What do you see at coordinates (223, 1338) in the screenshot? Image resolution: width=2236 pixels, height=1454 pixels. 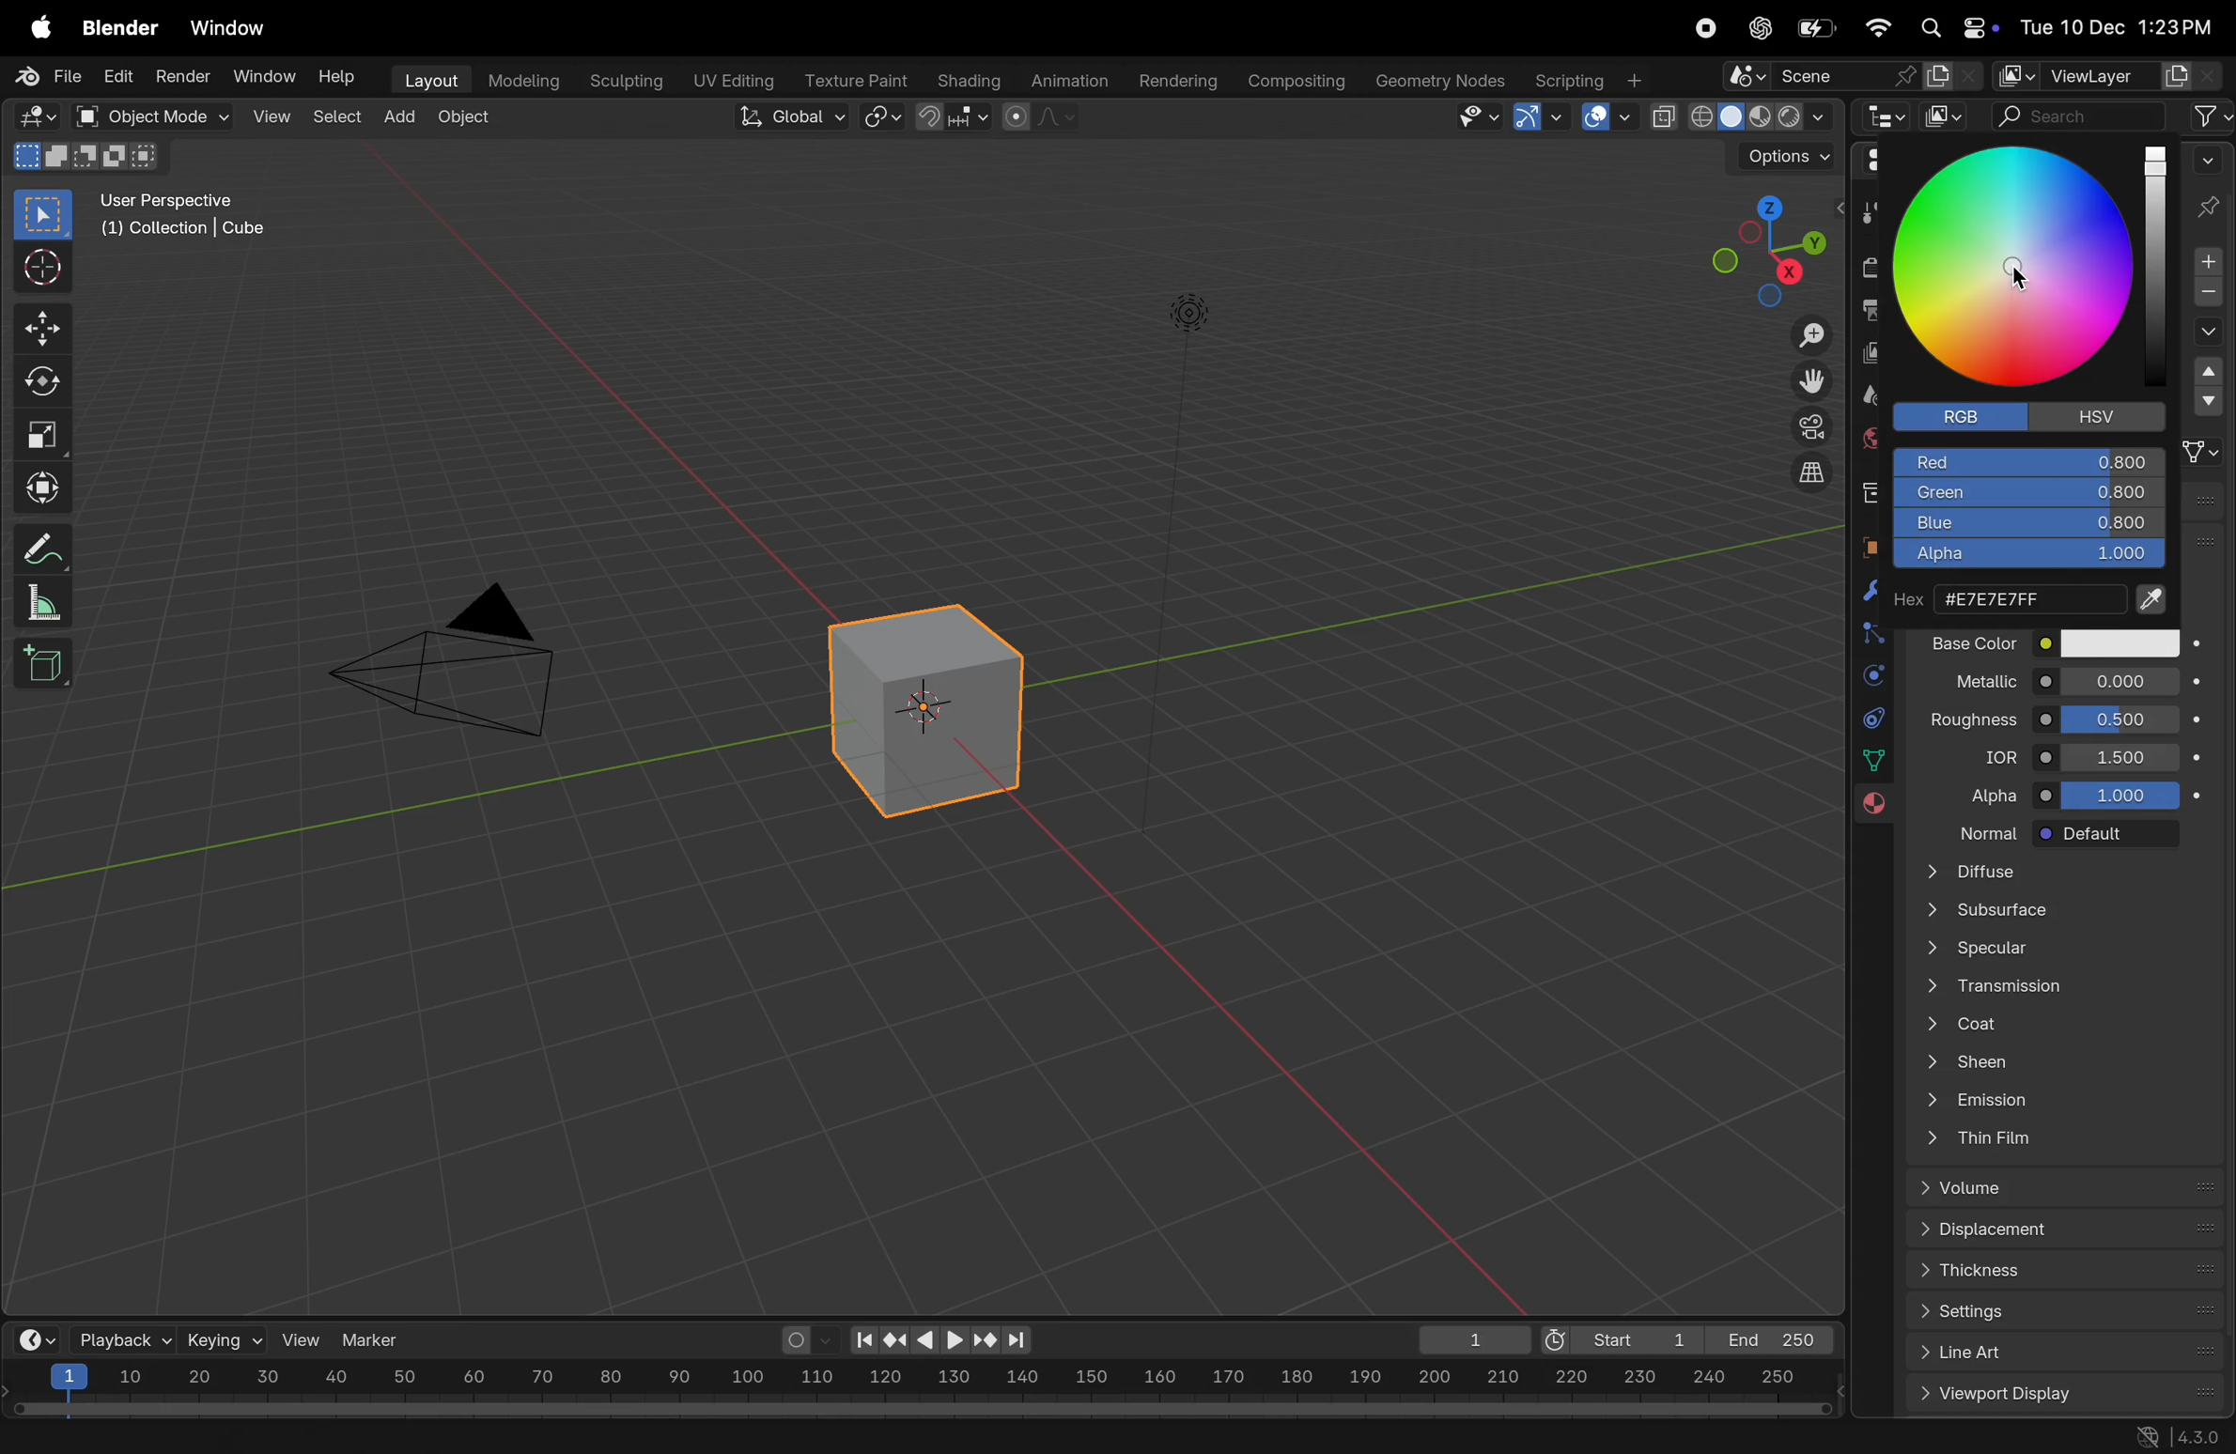 I see `keying` at bounding box center [223, 1338].